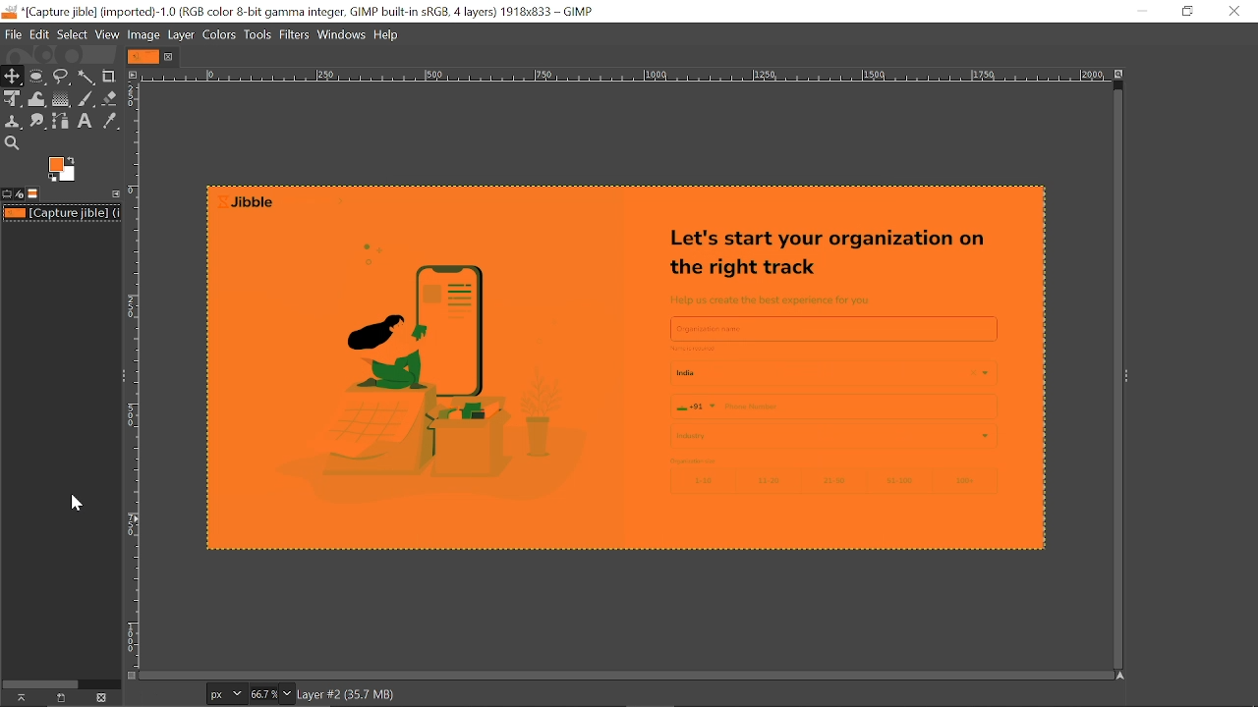 The image size is (1258, 707). I want to click on Image info, so click(403, 693).